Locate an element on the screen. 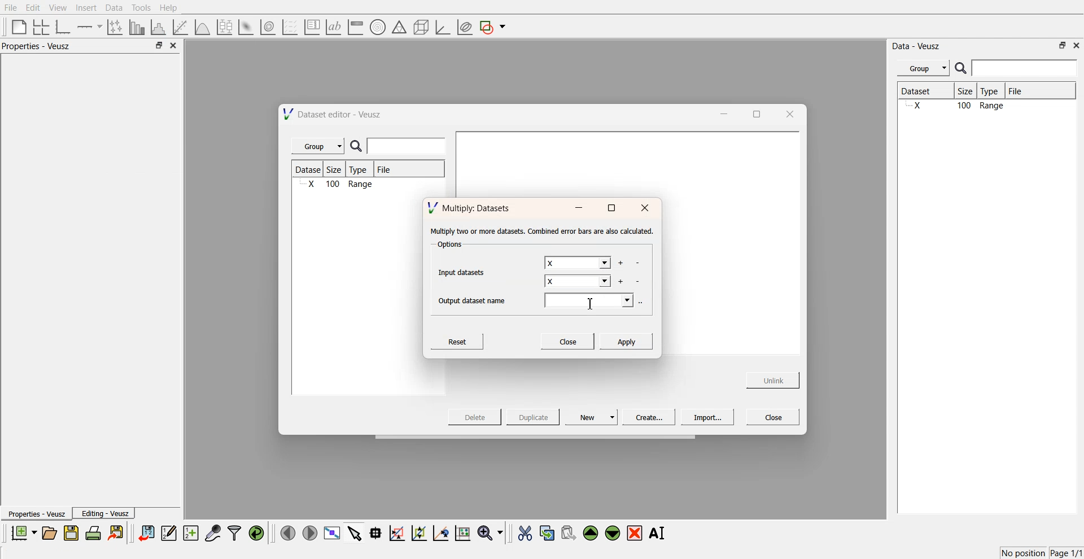 This screenshot has height=559, width=1084. text label is located at coordinates (332, 27).